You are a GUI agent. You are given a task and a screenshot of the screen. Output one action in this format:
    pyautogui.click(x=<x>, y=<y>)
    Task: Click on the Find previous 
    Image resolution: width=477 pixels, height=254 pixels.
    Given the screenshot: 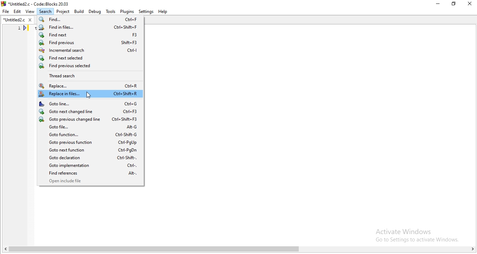 What is the action you would take?
    pyautogui.click(x=90, y=66)
    